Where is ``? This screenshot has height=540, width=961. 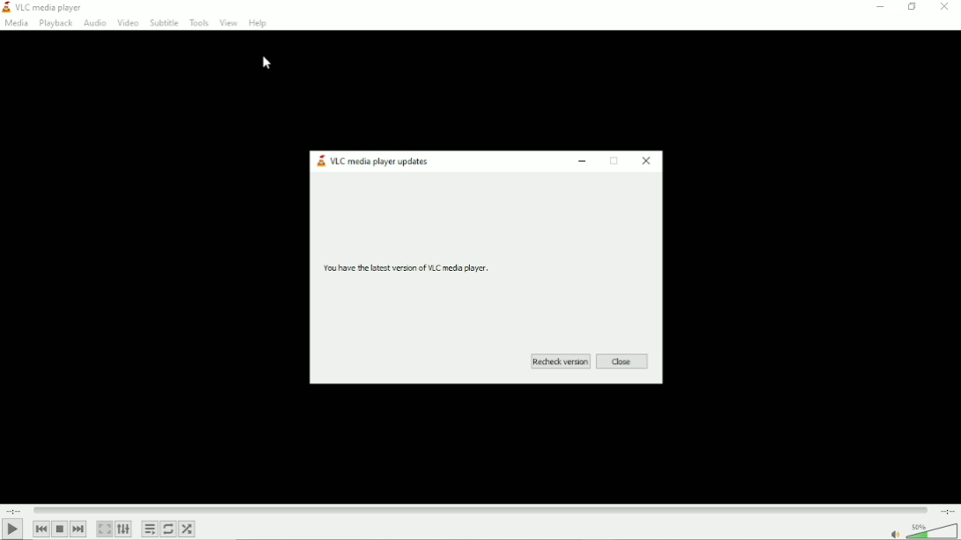
 is located at coordinates (7, 8).